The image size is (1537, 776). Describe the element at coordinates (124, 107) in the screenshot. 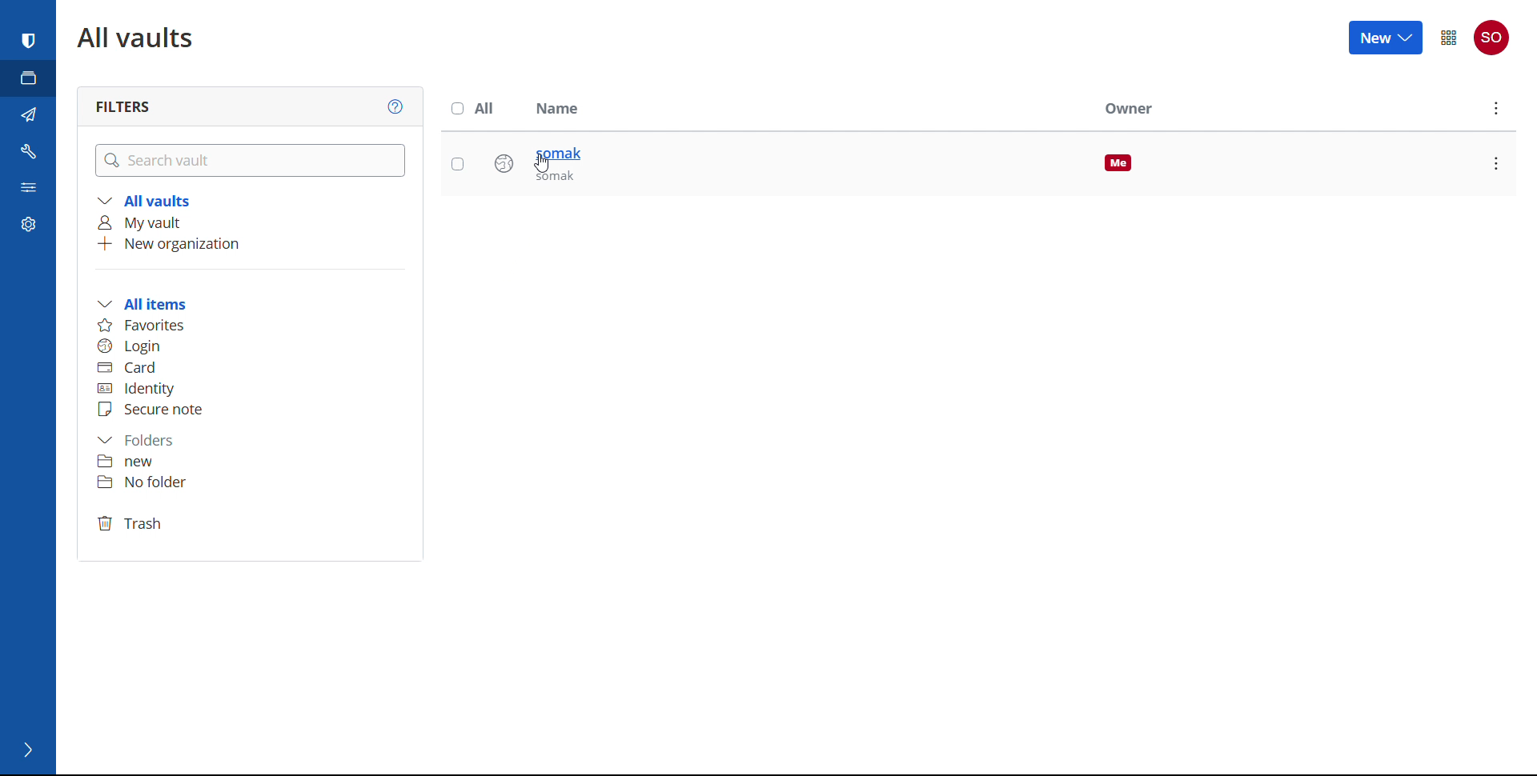

I see `filters` at that location.